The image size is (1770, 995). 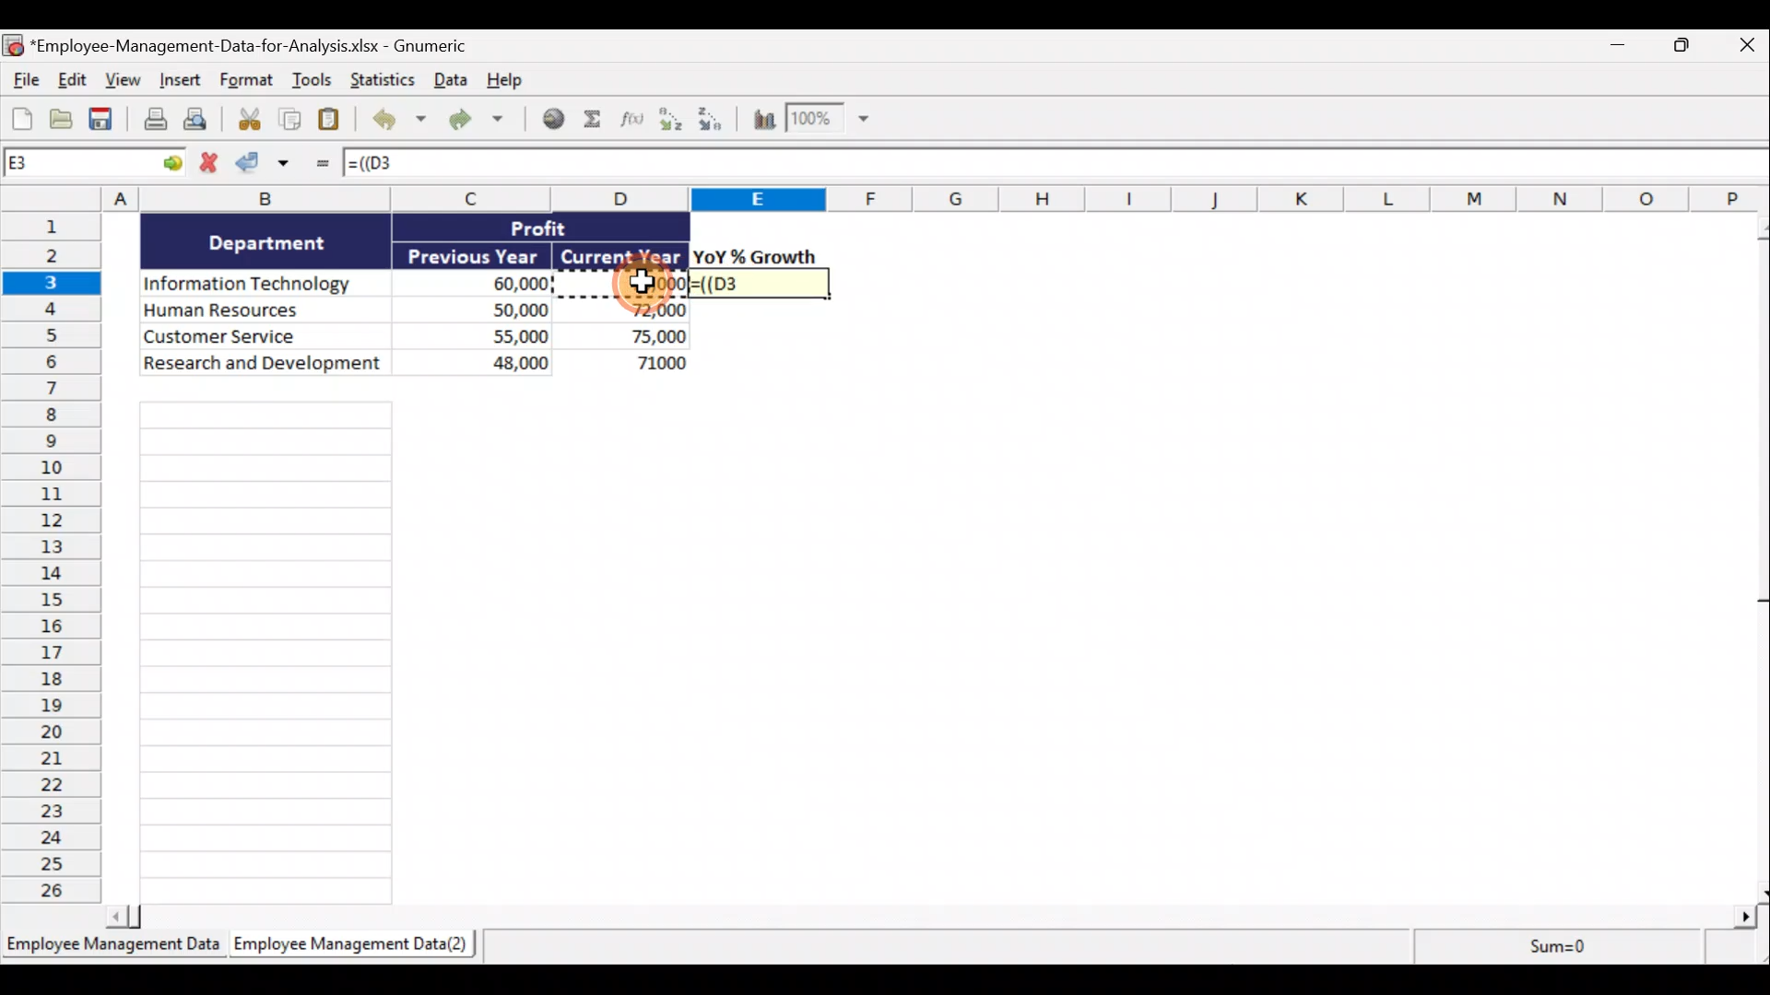 I want to click on View, so click(x=121, y=79).